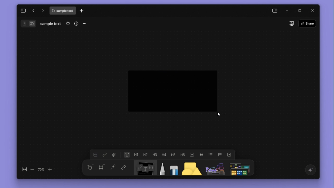 The height and width of the screenshot is (188, 334). I want to click on cursor, so click(224, 115).